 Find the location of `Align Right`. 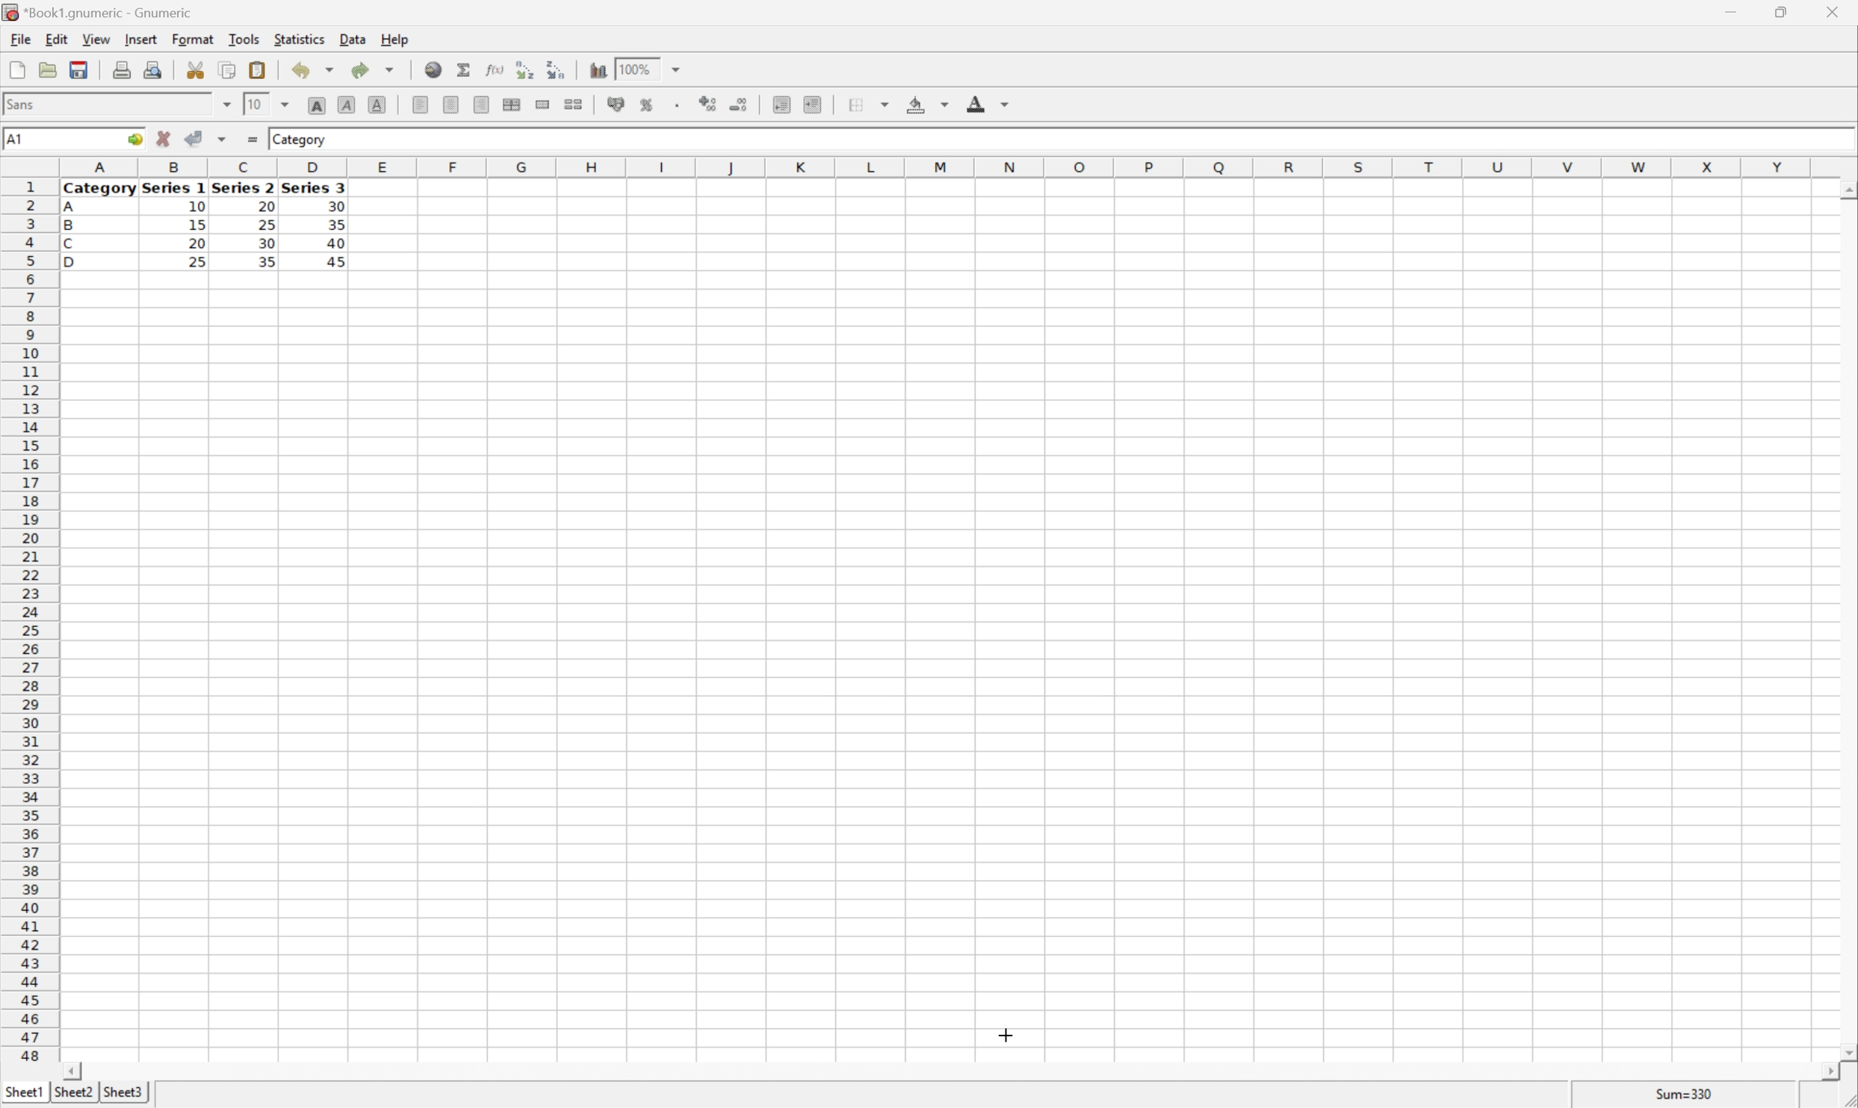

Align Right is located at coordinates (481, 105).